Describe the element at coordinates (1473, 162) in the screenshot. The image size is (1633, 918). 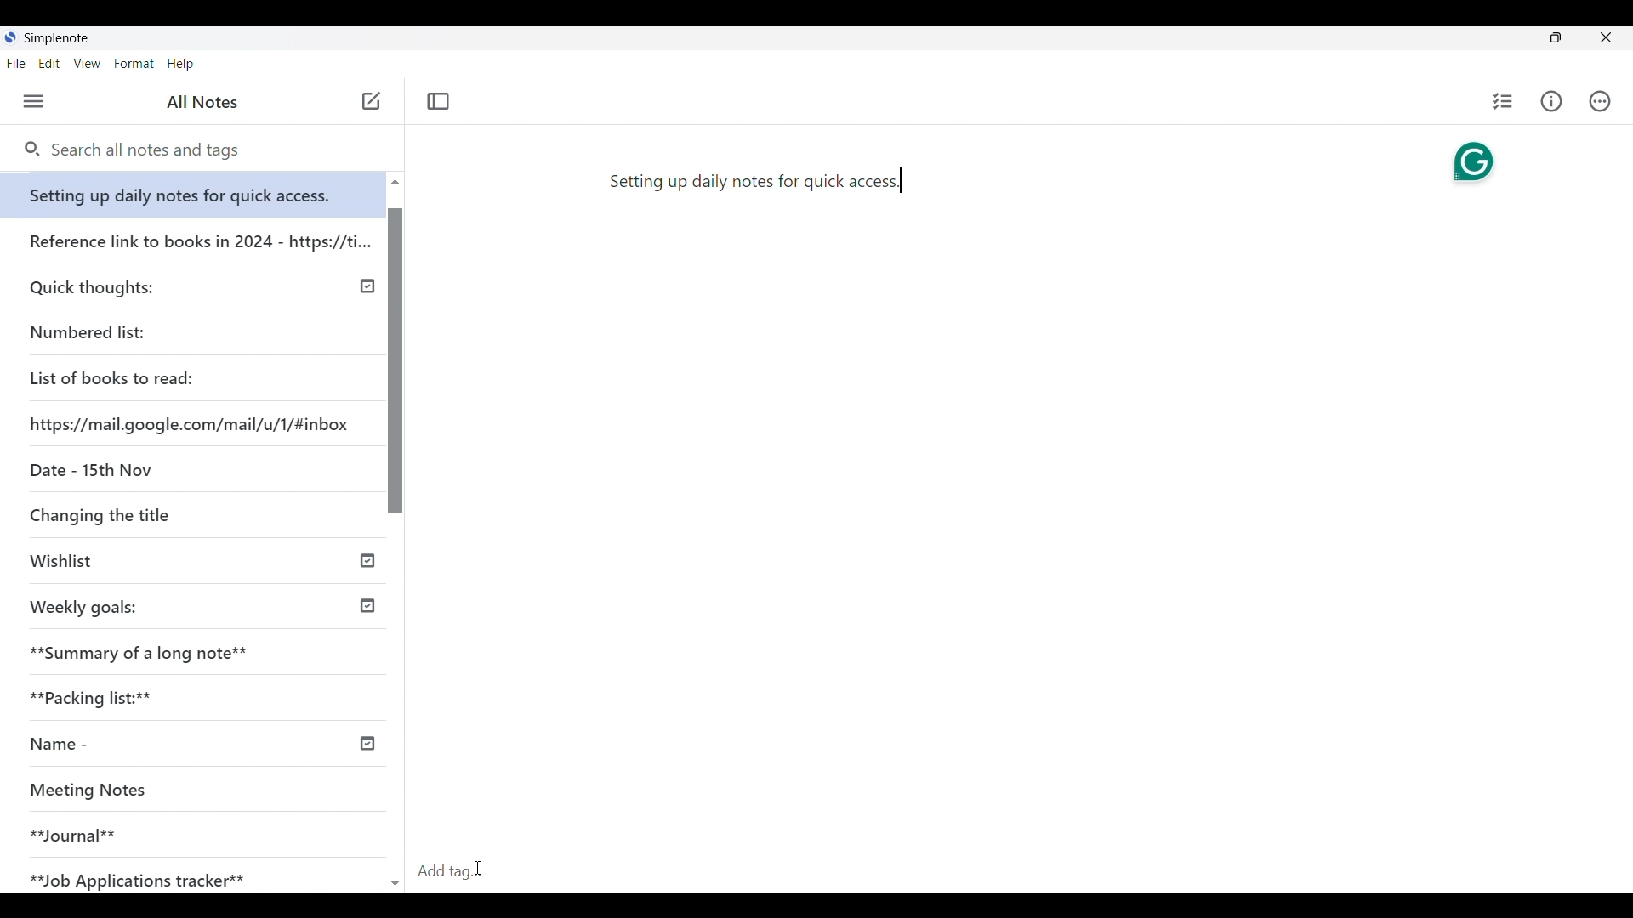
I see `Grammarly extension` at that location.